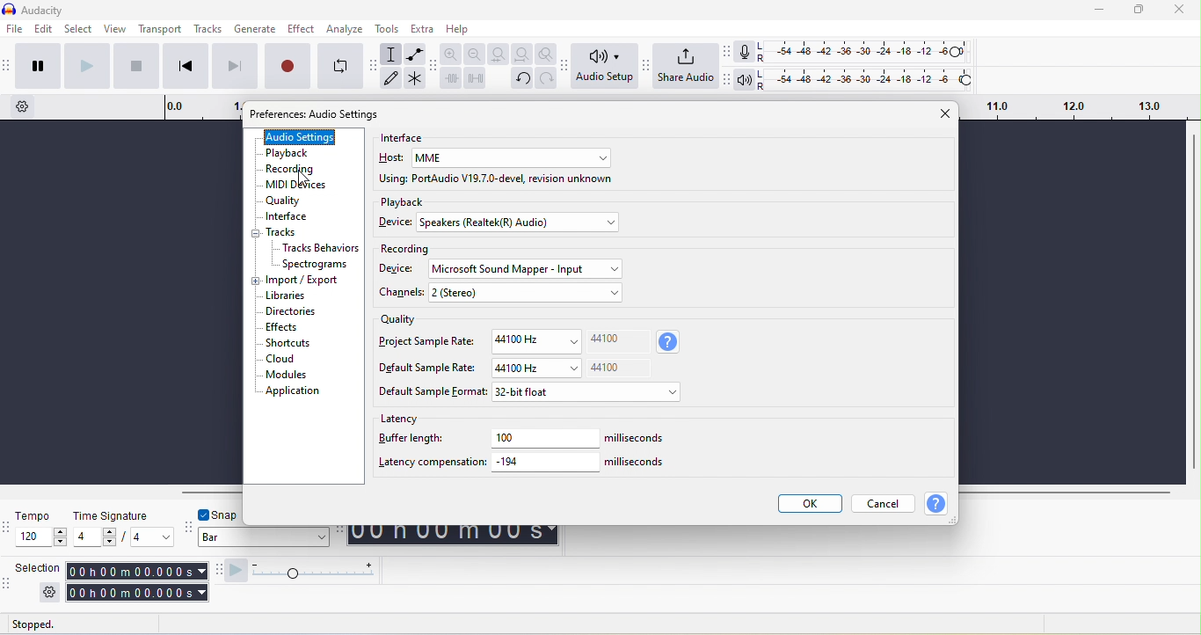 Image resolution: width=1201 pixels, height=635 pixels. Describe the element at coordinates (285, 217) in the screenshot. I see `interface` at that location.